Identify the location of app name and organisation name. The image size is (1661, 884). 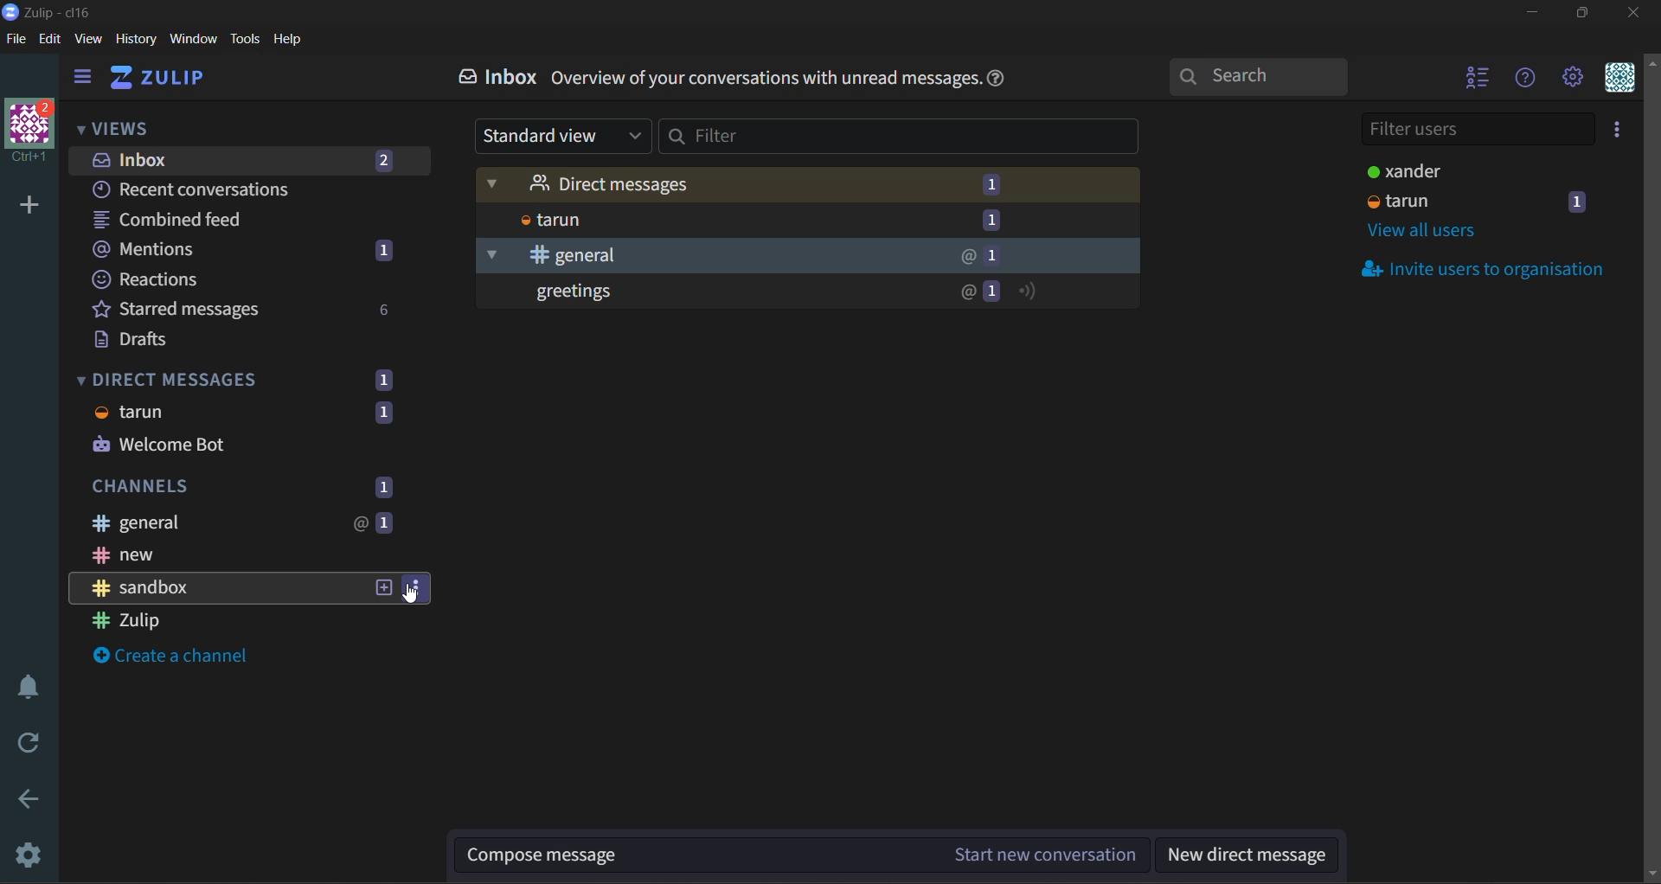
(48, 11).